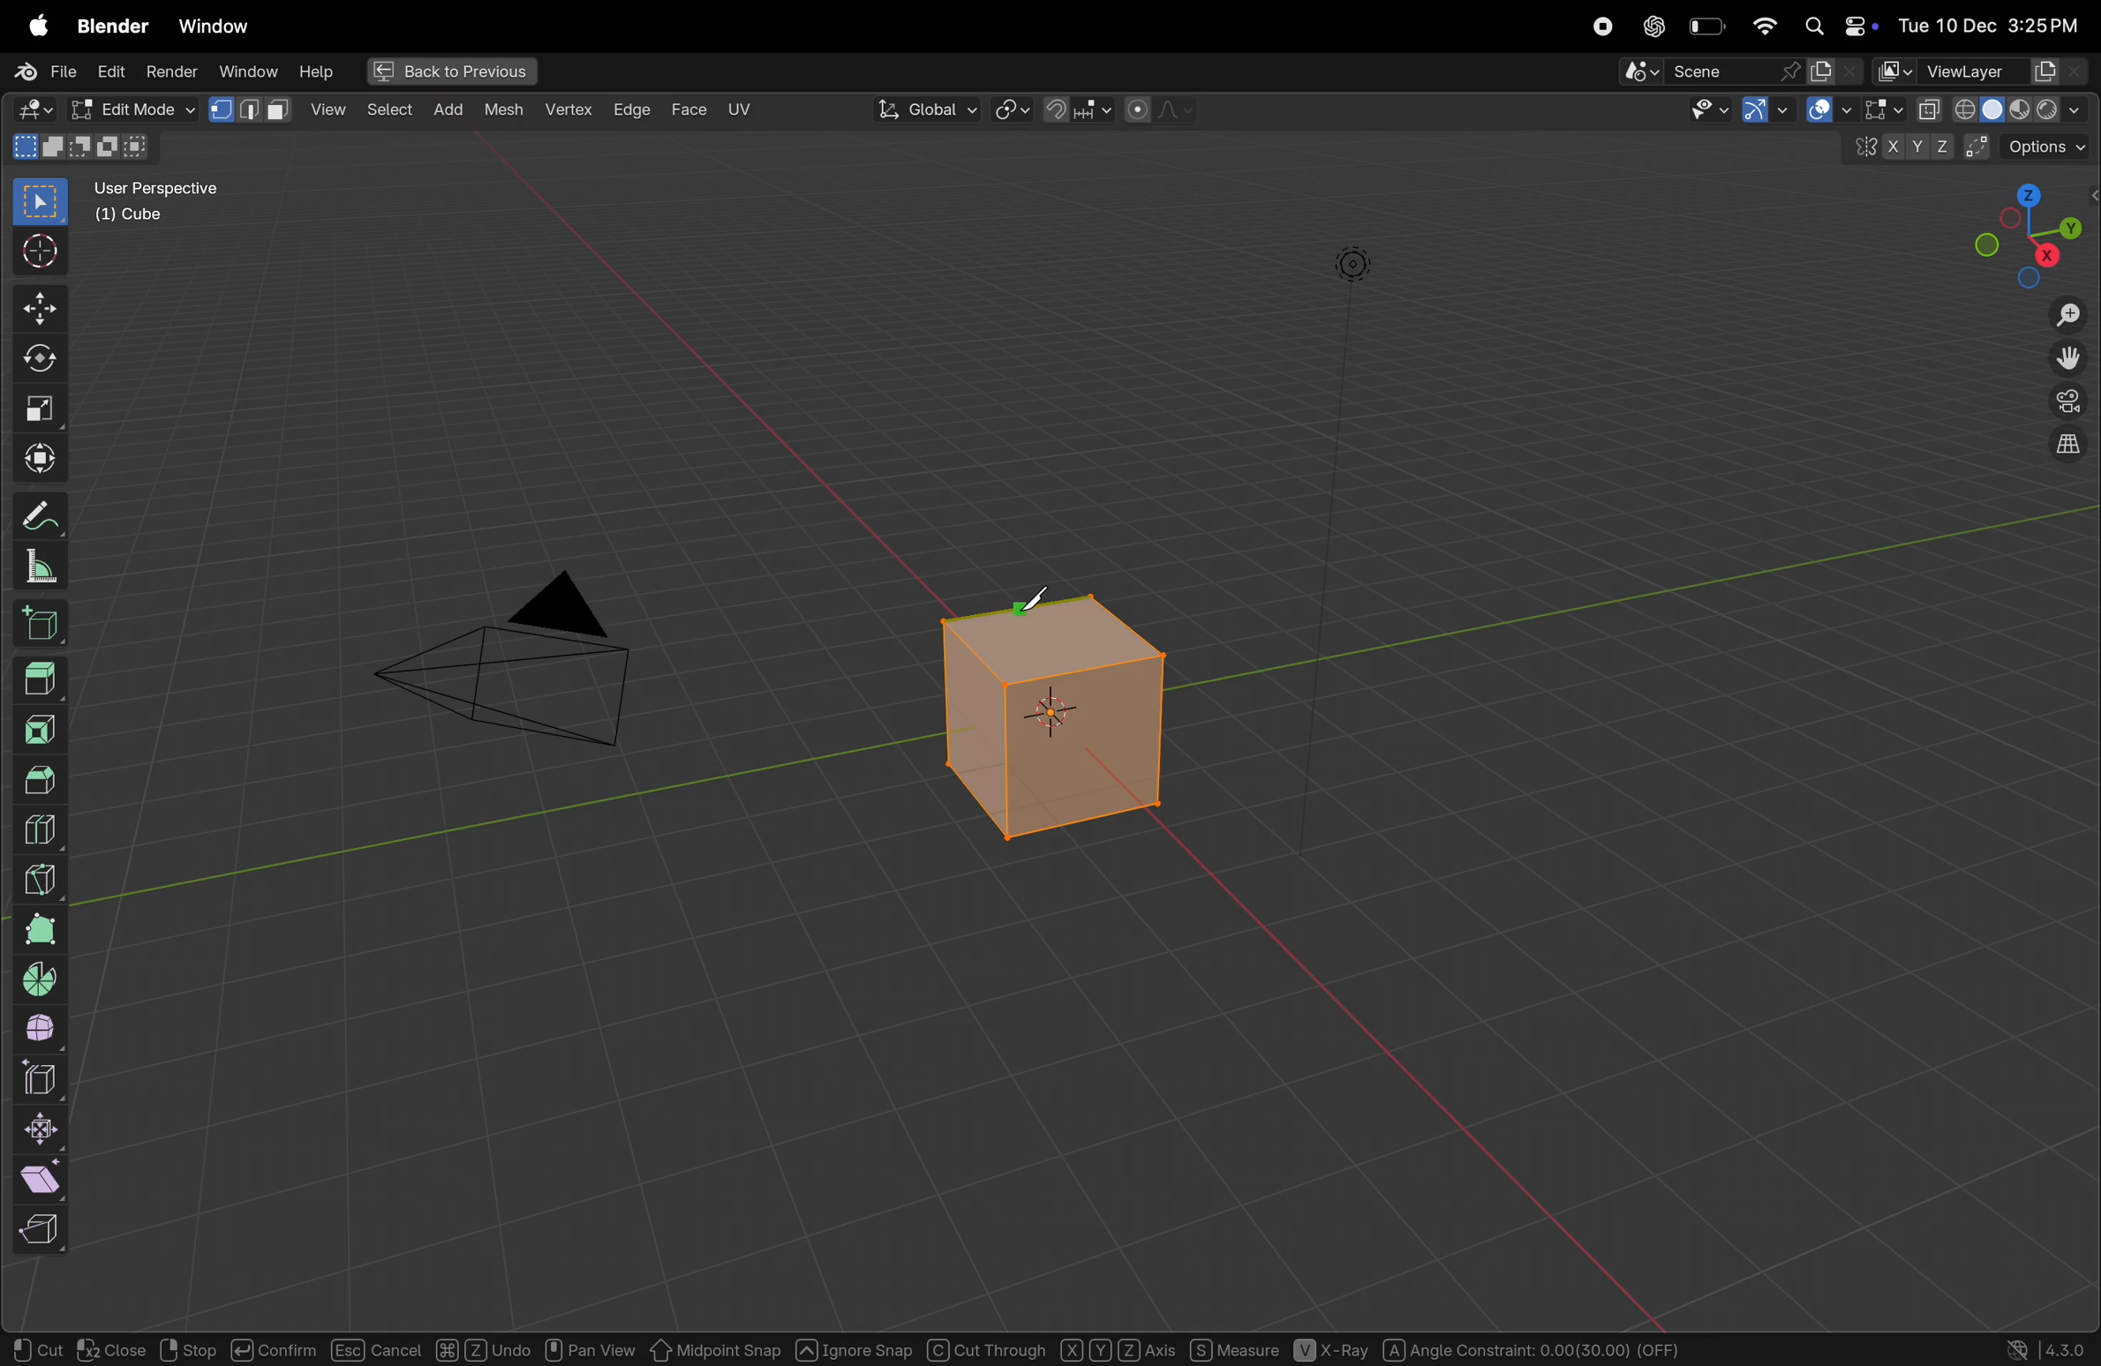  I want to click on Window, so click(247, 71).